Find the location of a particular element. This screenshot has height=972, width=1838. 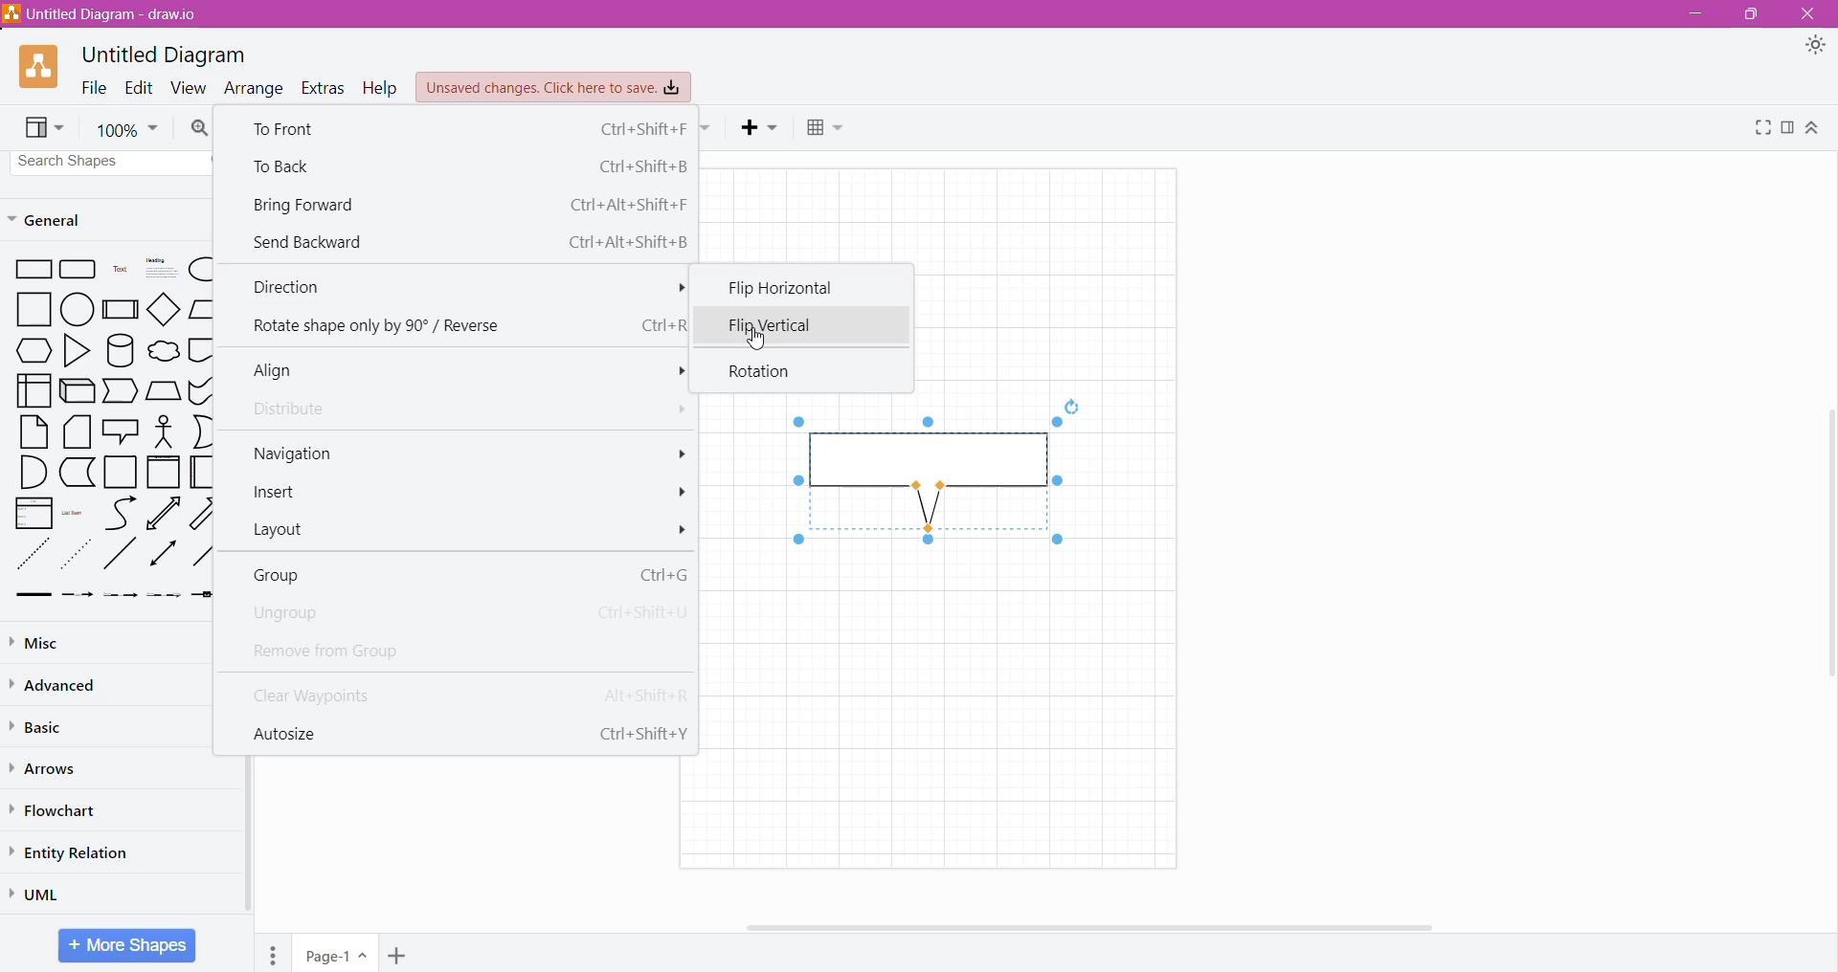

Dotted Arrow  is located at coordinates (165, 598).